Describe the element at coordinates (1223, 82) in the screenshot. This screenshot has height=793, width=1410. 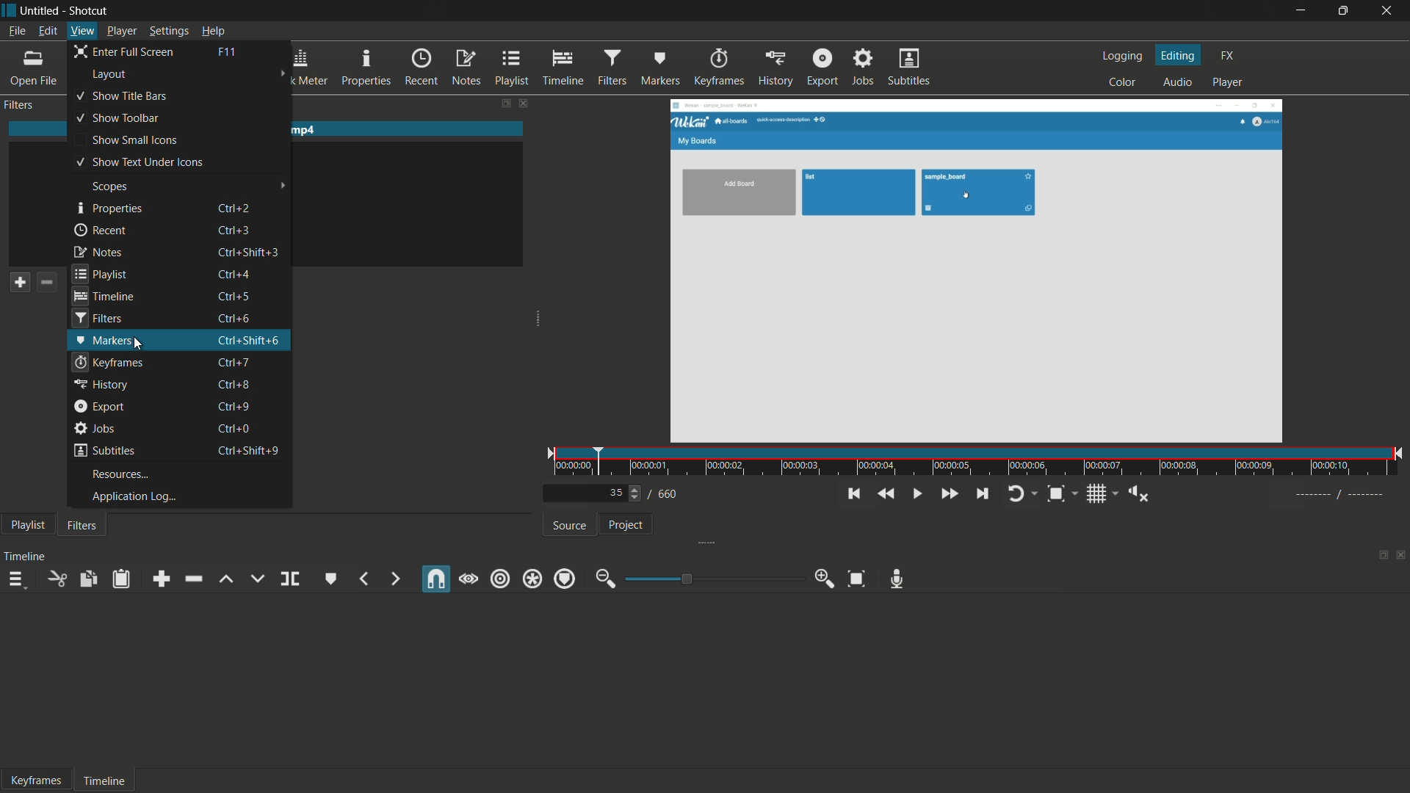
I see `player` at that location.